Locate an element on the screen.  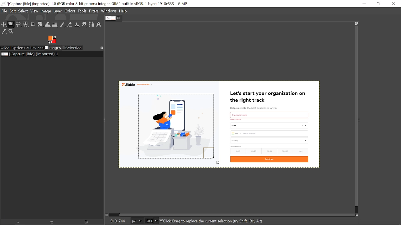
Text tool is located at coordinates (99, 24).